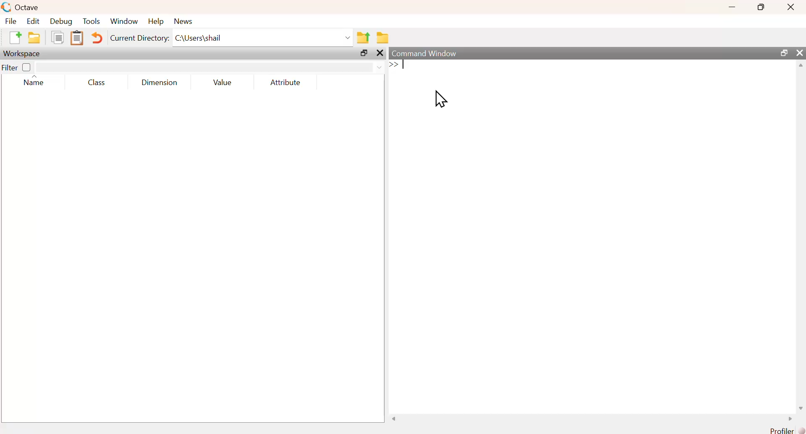  I want to click on Workspace, so click(24, 54).